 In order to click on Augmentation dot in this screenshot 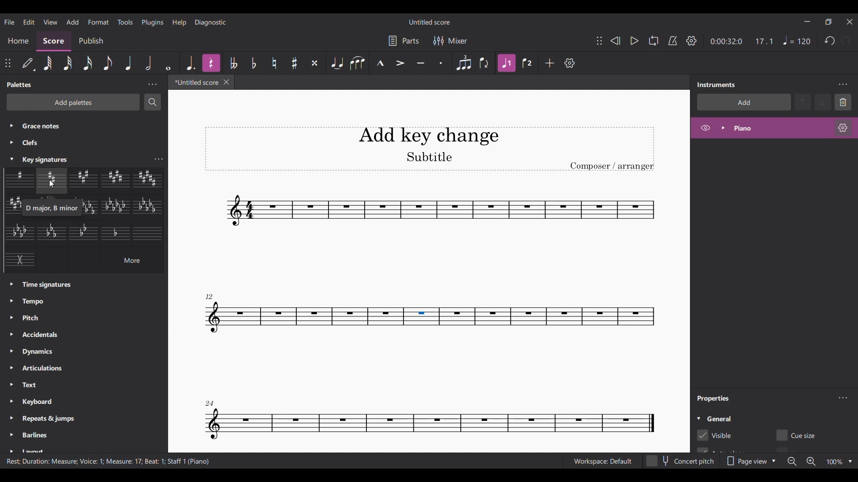, I will do `click(191, 63)`.